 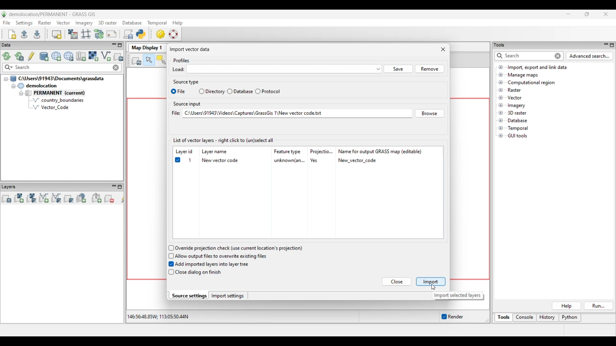 I want to click on File:, so click(x=175, y=113).